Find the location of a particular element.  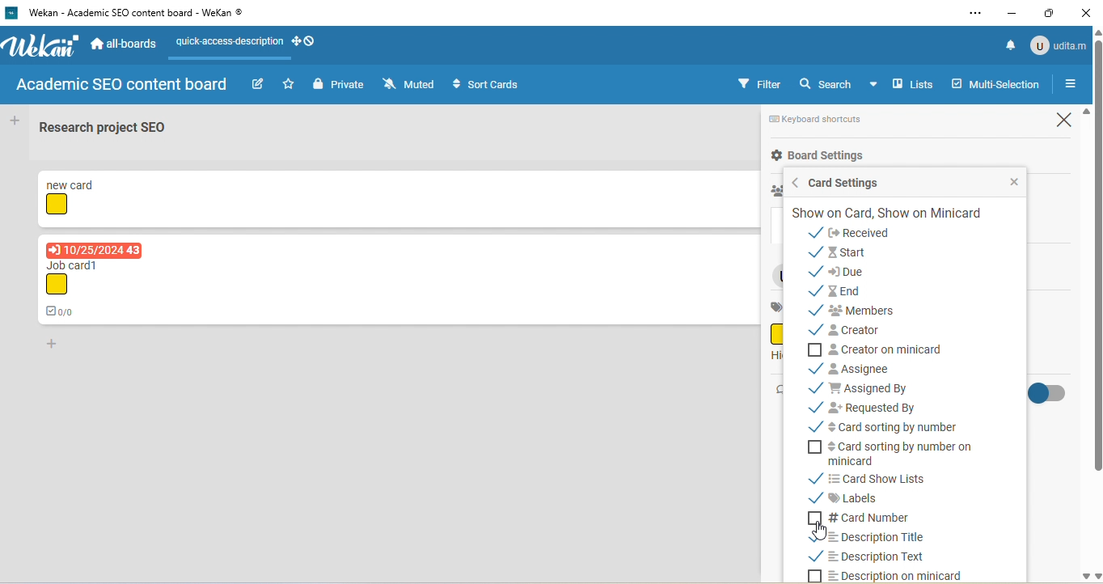

0/0 is located at coordinates (62, 311).